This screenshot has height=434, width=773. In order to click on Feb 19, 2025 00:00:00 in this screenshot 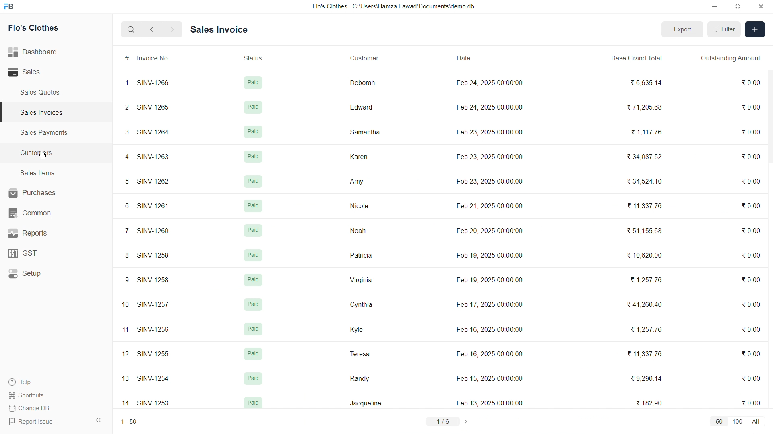, I will do `click(488, 280)`.